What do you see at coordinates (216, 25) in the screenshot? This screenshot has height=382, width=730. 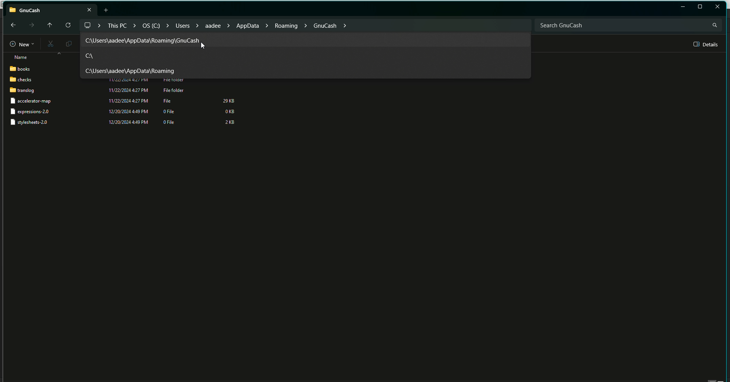 I see `File path` at bounding box center [216, 25].